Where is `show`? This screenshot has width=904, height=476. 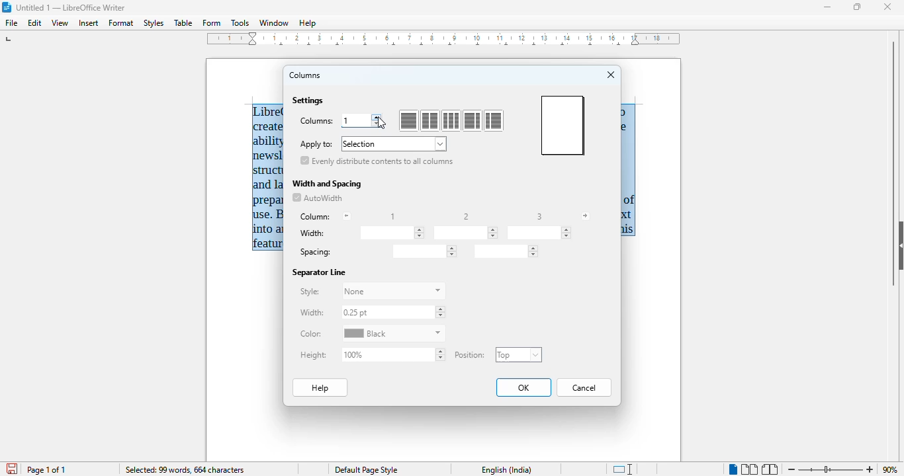
show is located at coordinates (898, 245).